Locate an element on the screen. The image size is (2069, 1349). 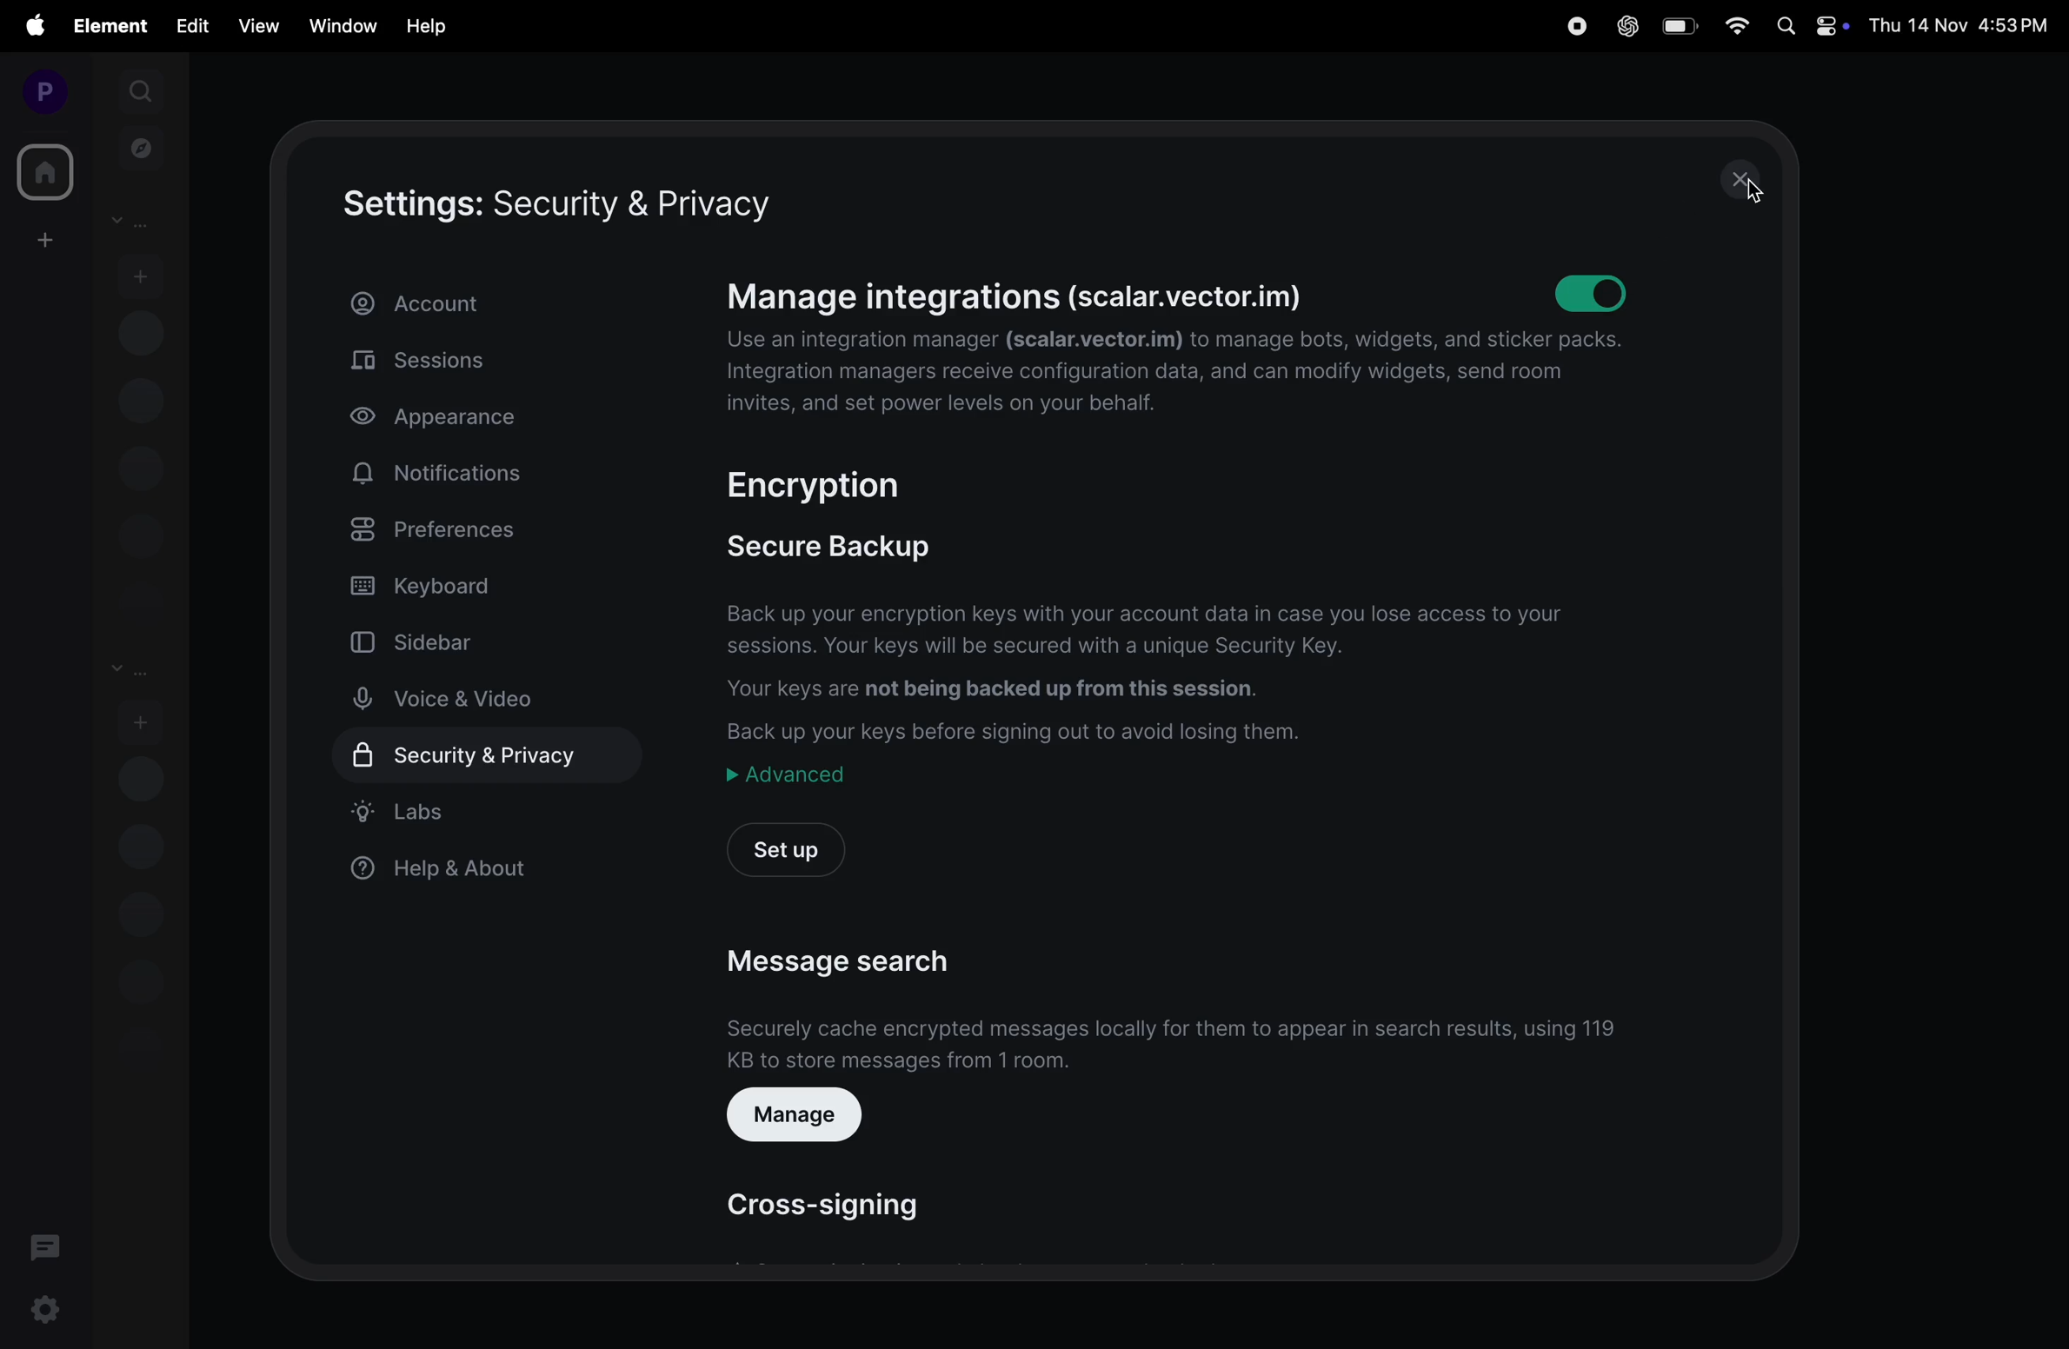
search is located at coordinates (140, 92).